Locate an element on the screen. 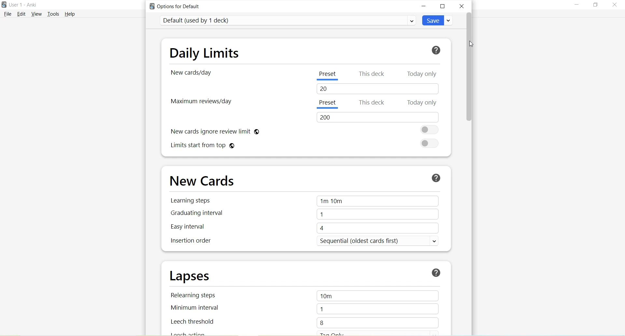 Image resolution: width=625 pixels, height=336 pixels. Preset is located at coordinates (328, 105).